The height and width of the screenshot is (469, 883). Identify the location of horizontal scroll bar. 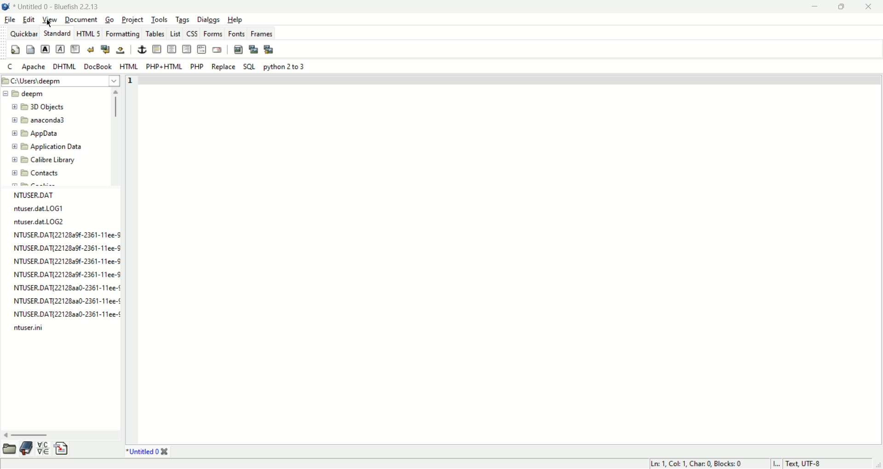
(56, 435).